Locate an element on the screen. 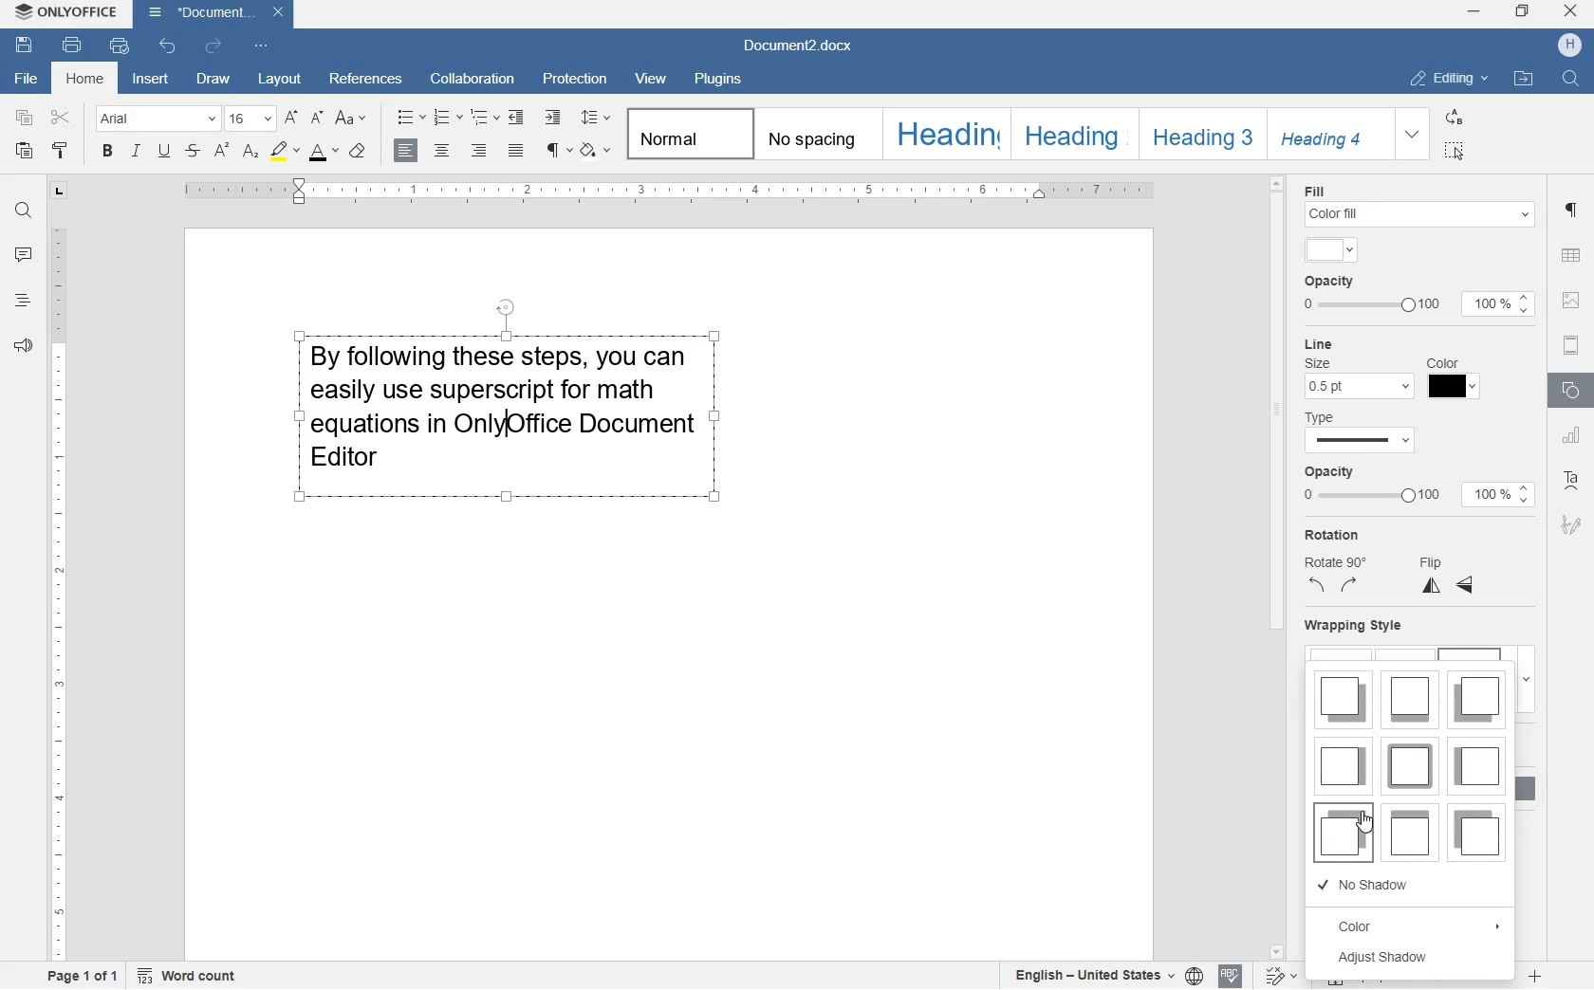  ruler is located at coordinates (660, 193).